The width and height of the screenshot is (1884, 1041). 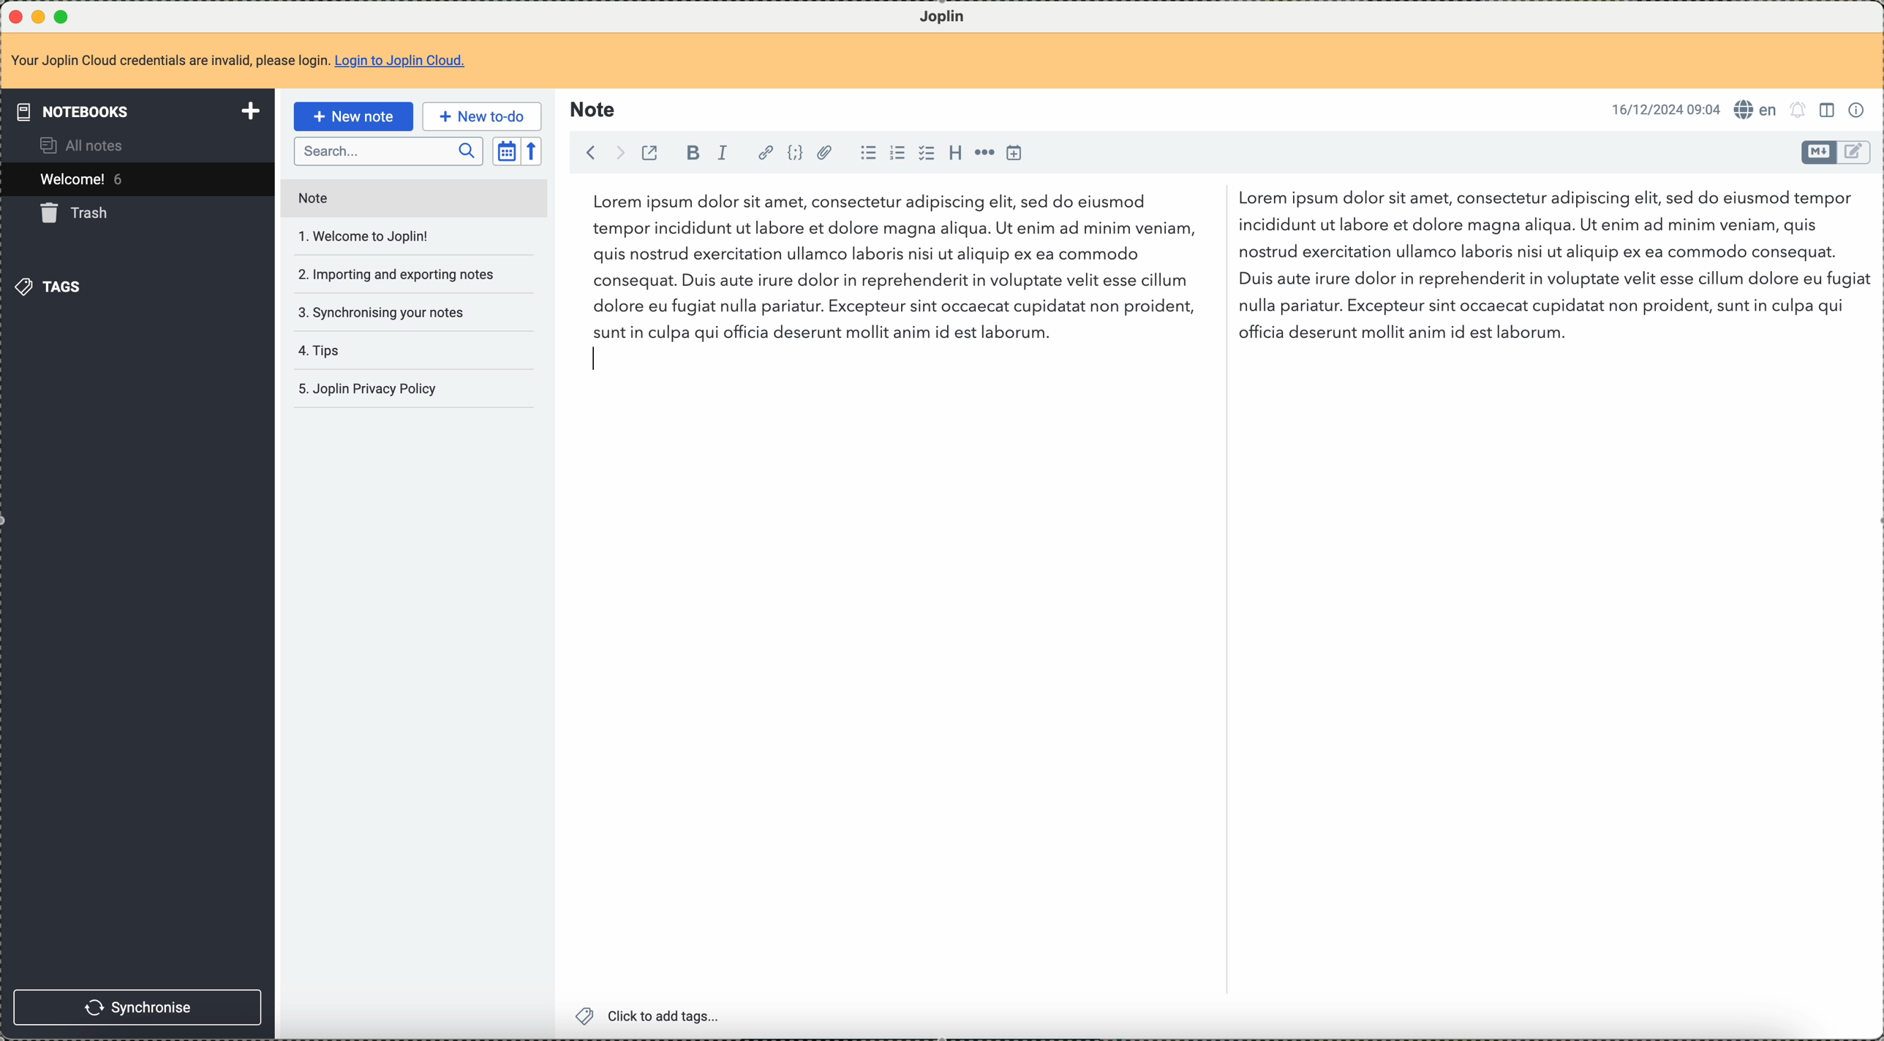 I want to click on new note, so click(x=352, y=116).